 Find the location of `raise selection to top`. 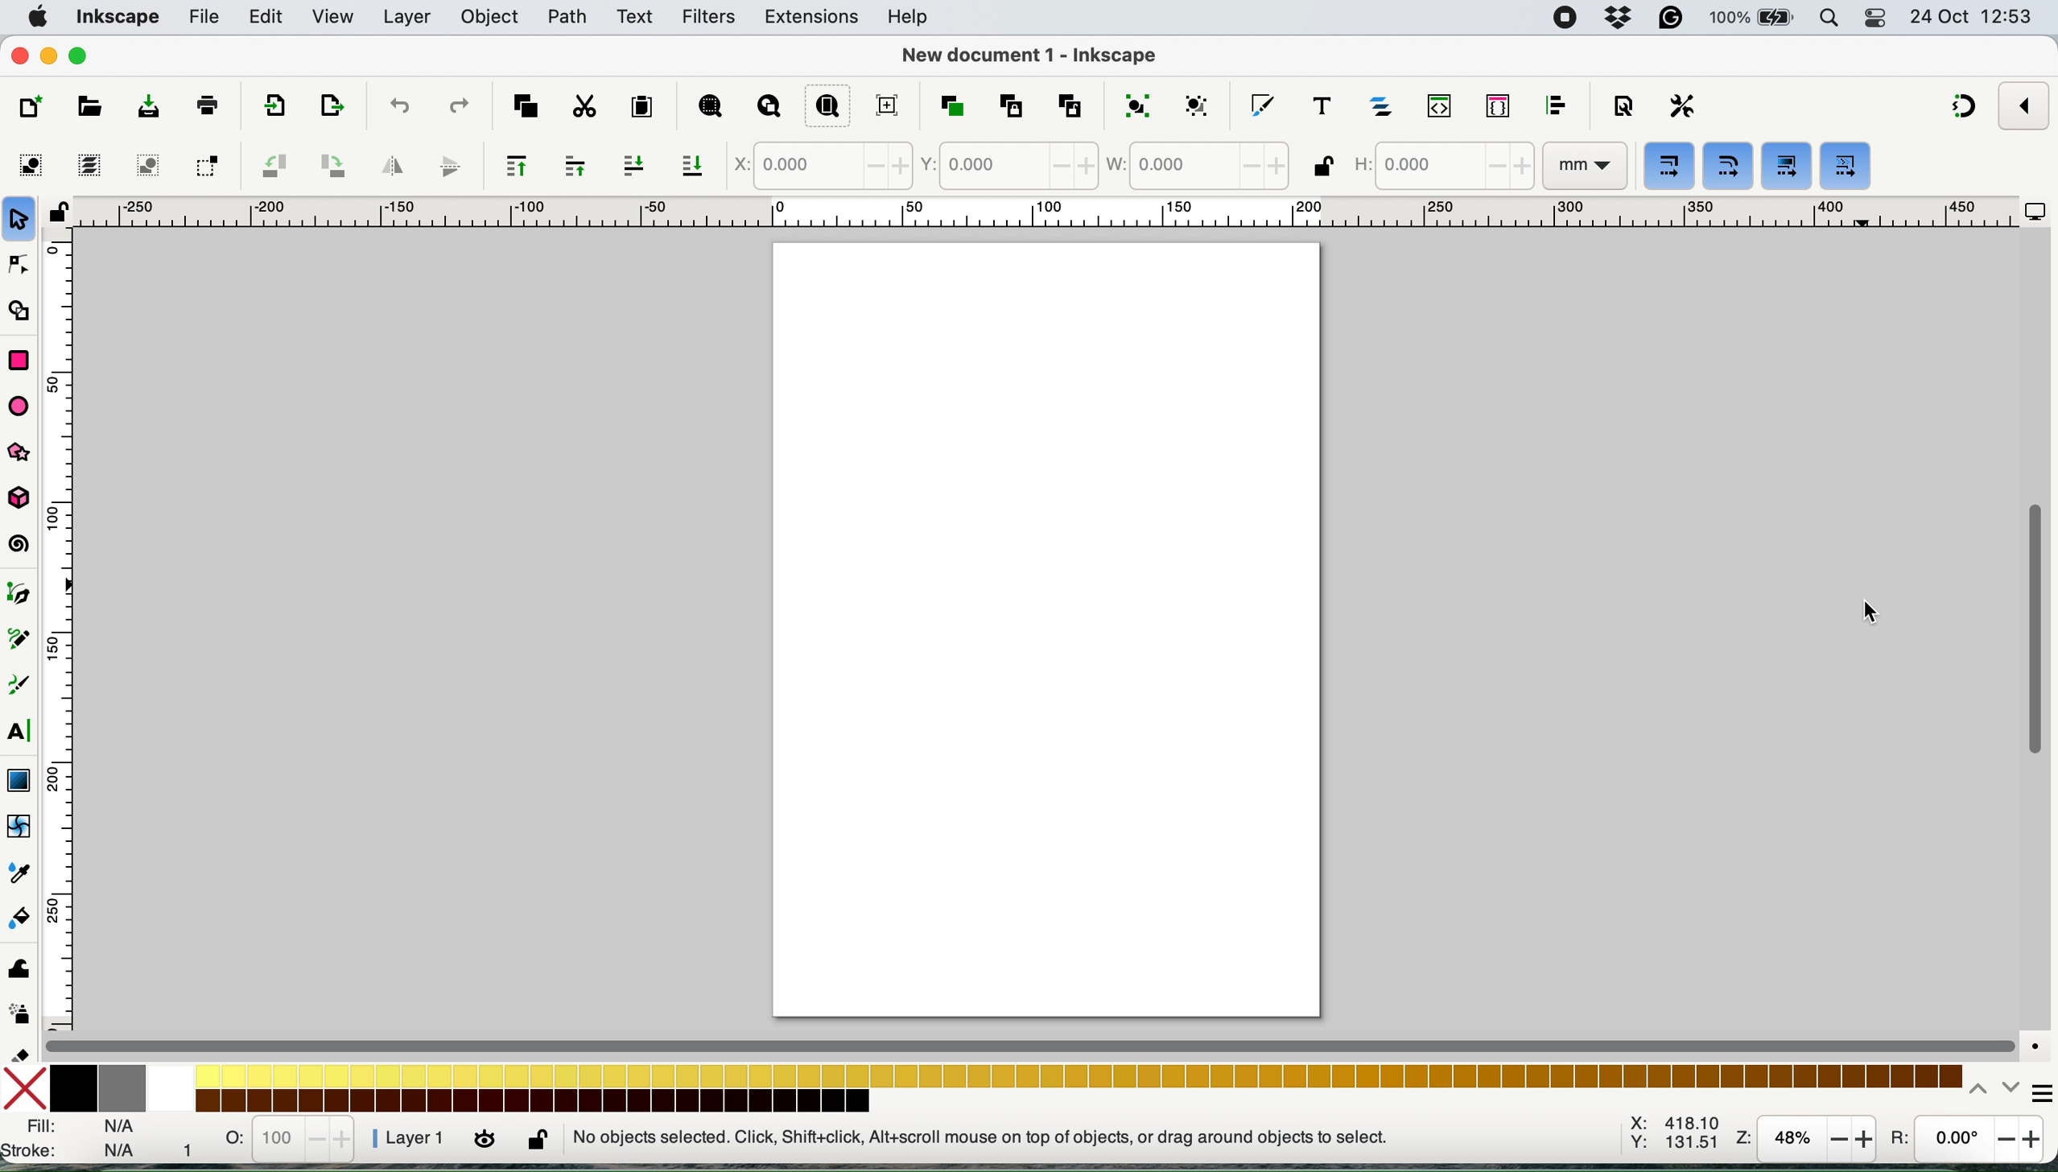

raise selection to top is located at coordinates (513, 167).